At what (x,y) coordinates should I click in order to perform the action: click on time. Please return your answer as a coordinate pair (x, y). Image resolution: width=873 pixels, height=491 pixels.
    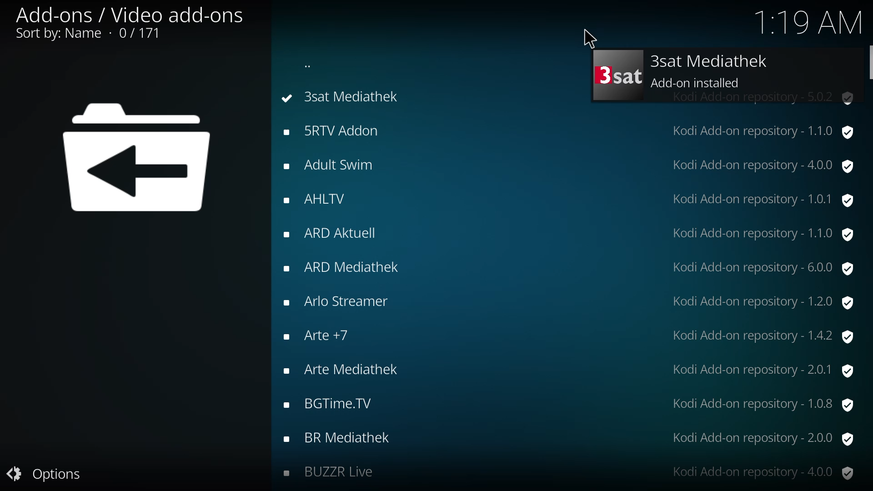
    Looking at the image, I should click on (806, 22).